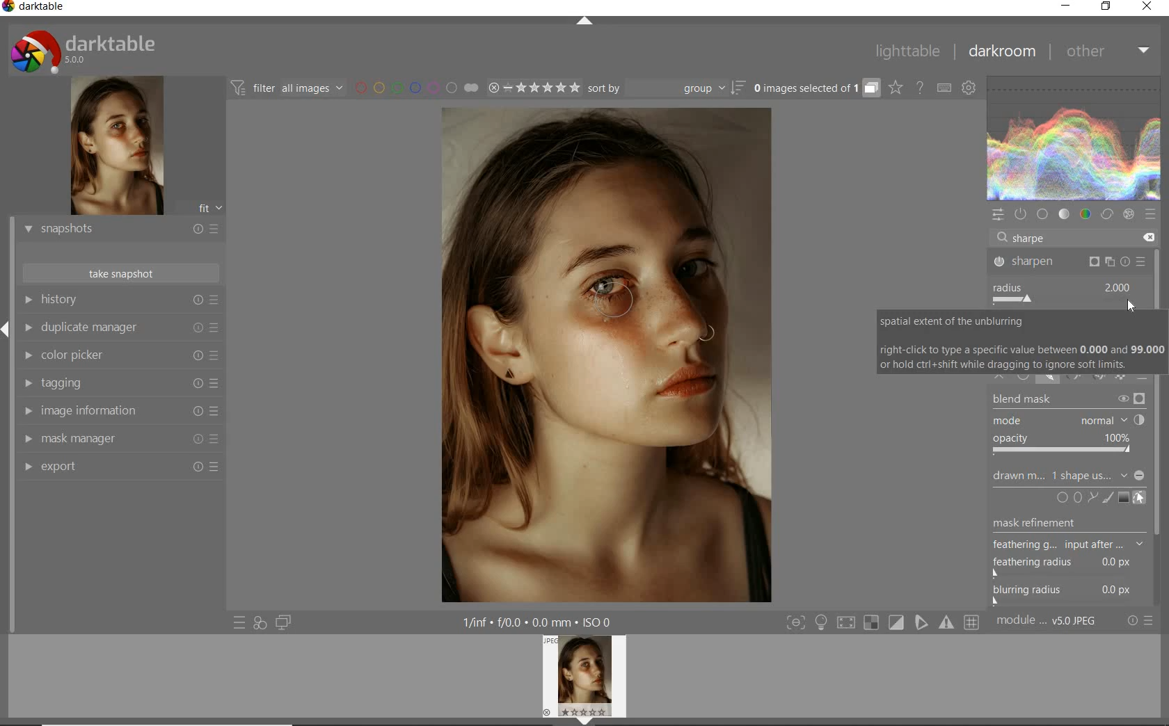  I want to click on DELETE, so click(1146, 238).